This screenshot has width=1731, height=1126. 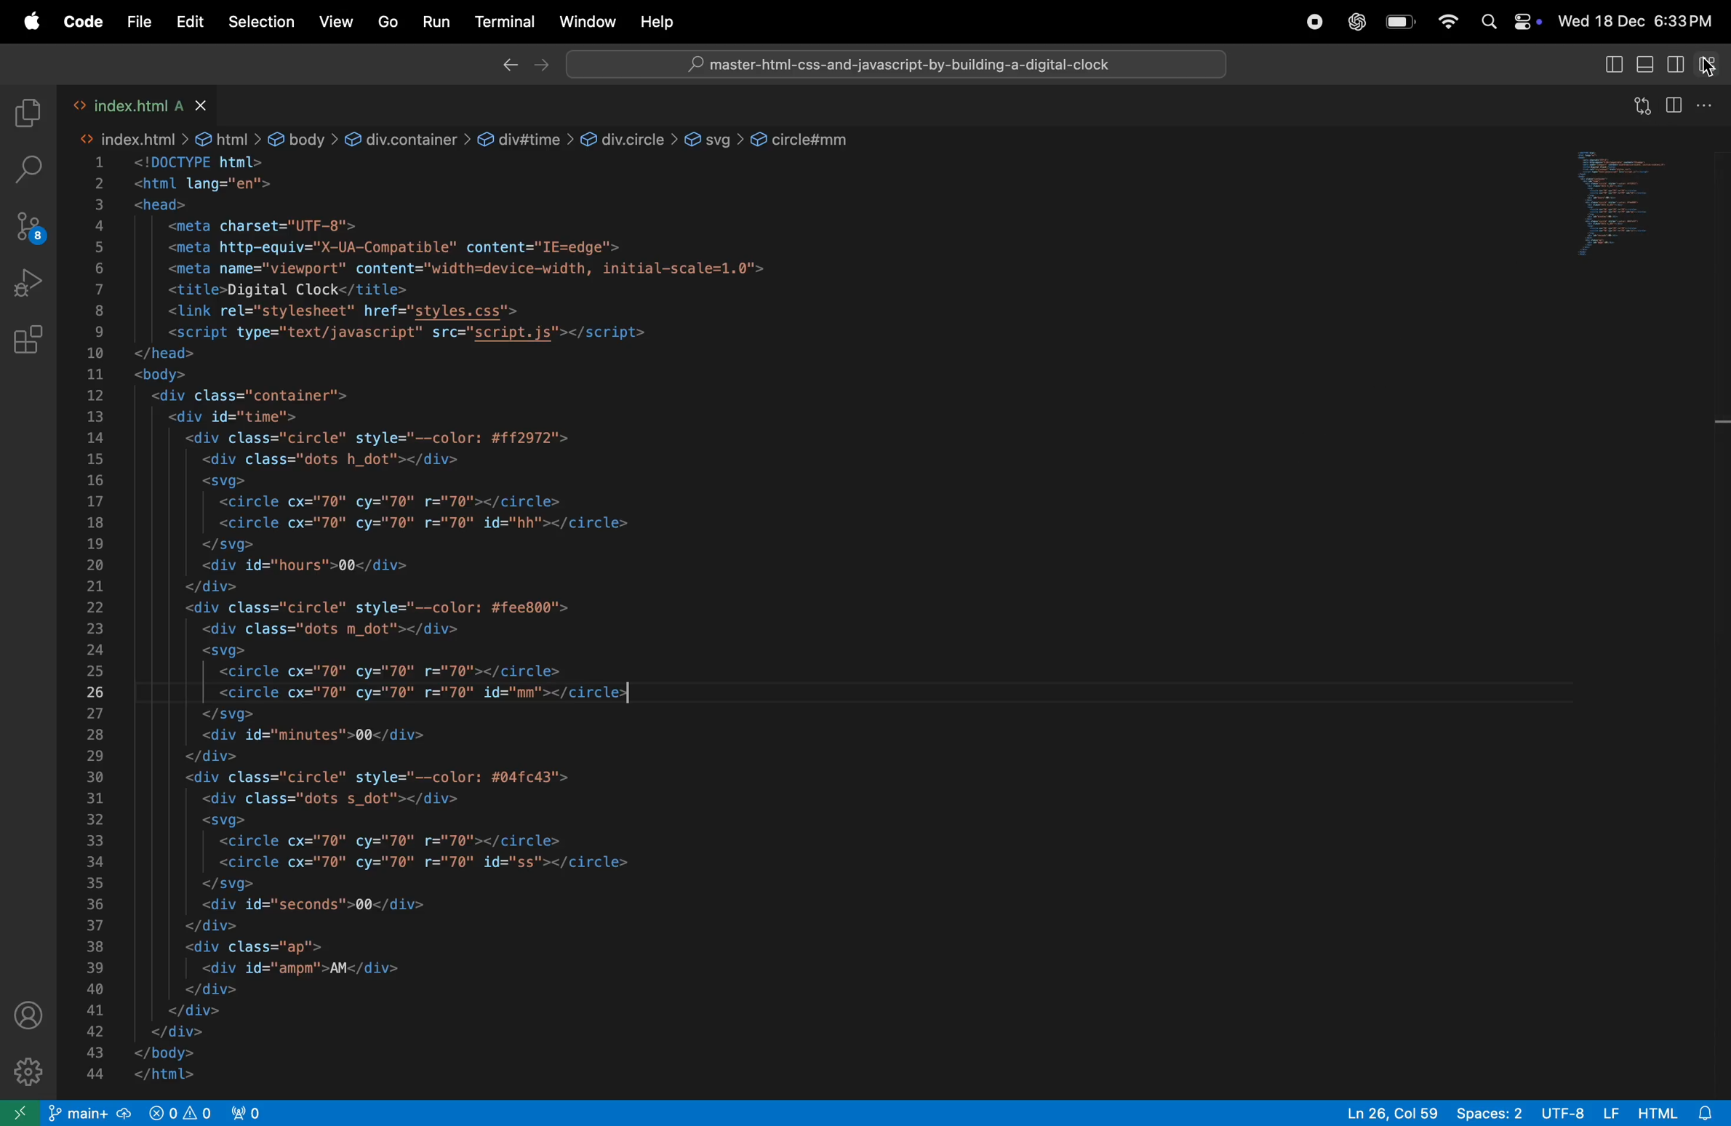 I want to click on index.html, so click(x=143, y=105).